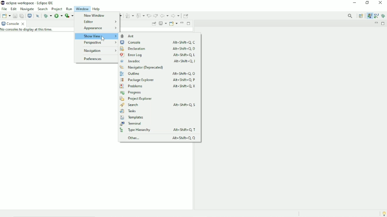 The width and height of the screenshot is (387, 217). What do you see at coordinates (155, 16) in the screenshot?
I see `Next edit location` at bounding box center [155, 16].